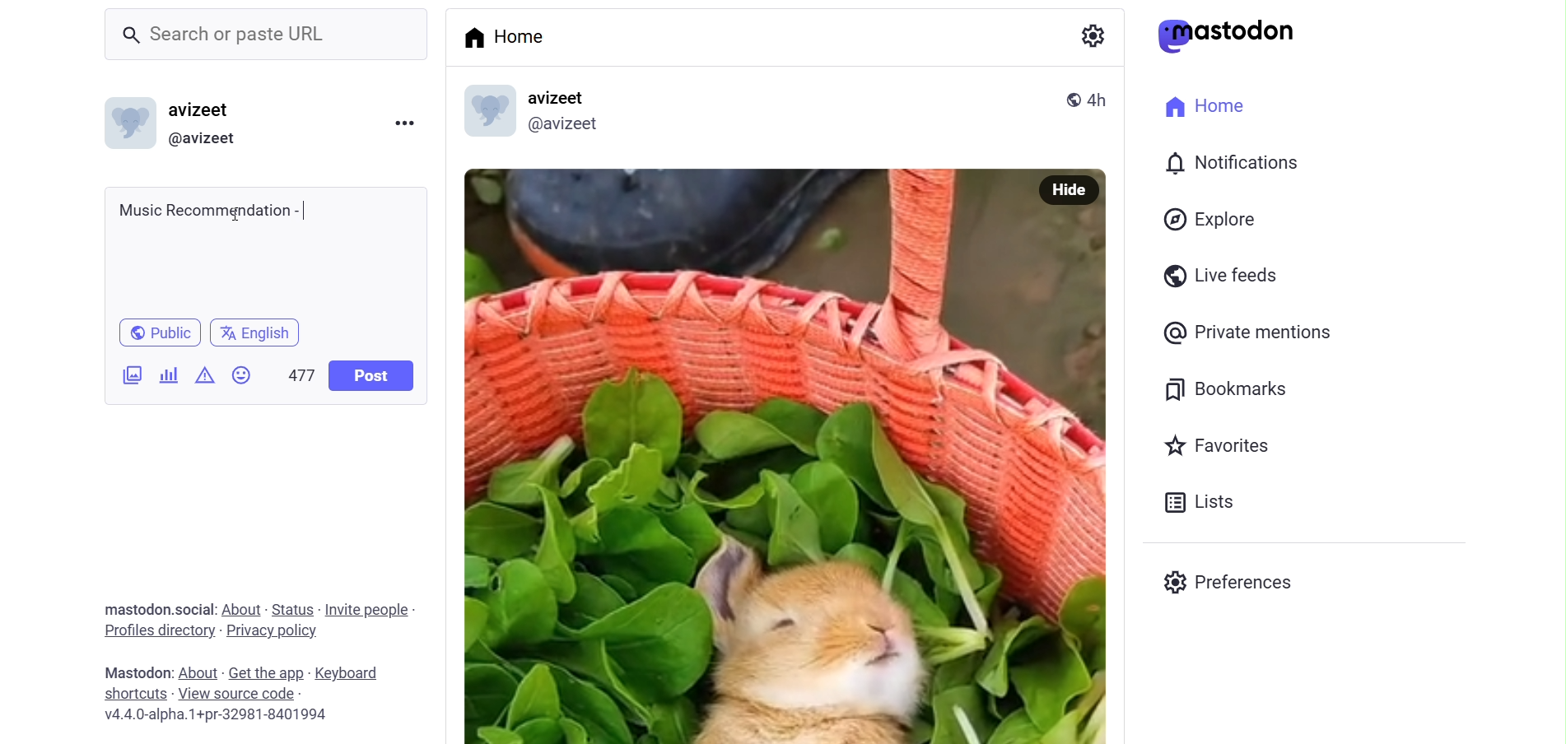  I want to click on get the app, so click(268, 671).